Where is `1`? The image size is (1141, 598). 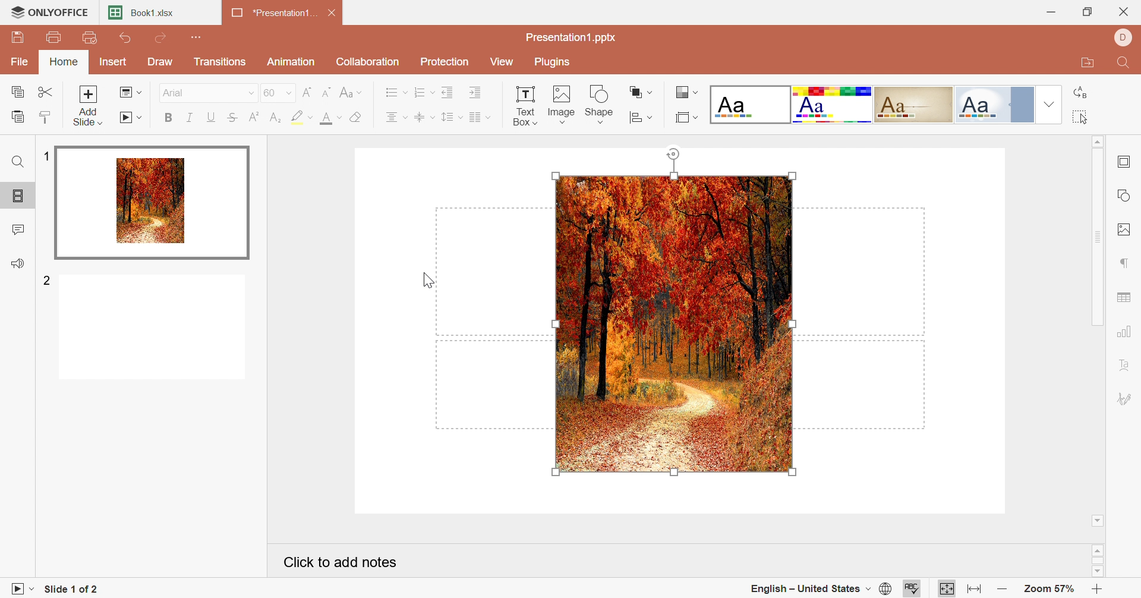
1 is located at coordinates (46, 156).